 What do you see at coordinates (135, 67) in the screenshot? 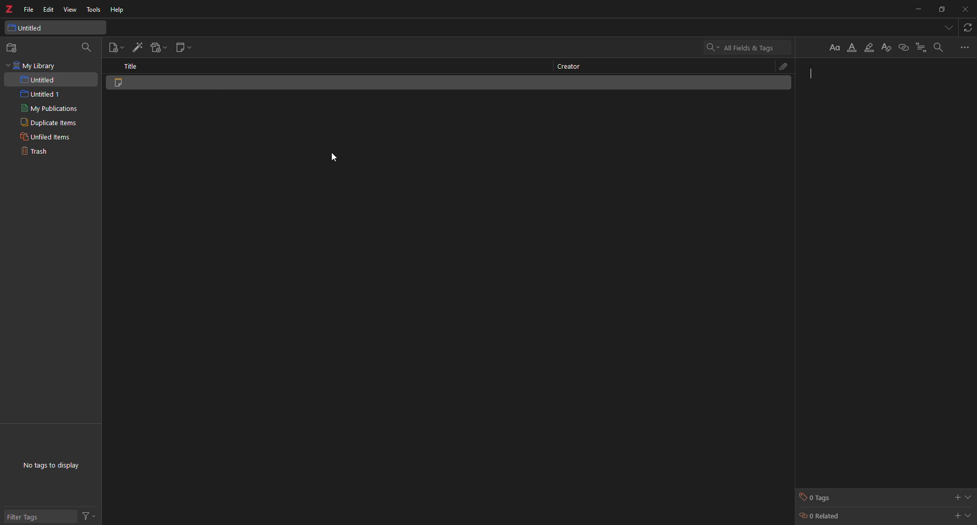
I see `title` at bounding box center [135, 67].